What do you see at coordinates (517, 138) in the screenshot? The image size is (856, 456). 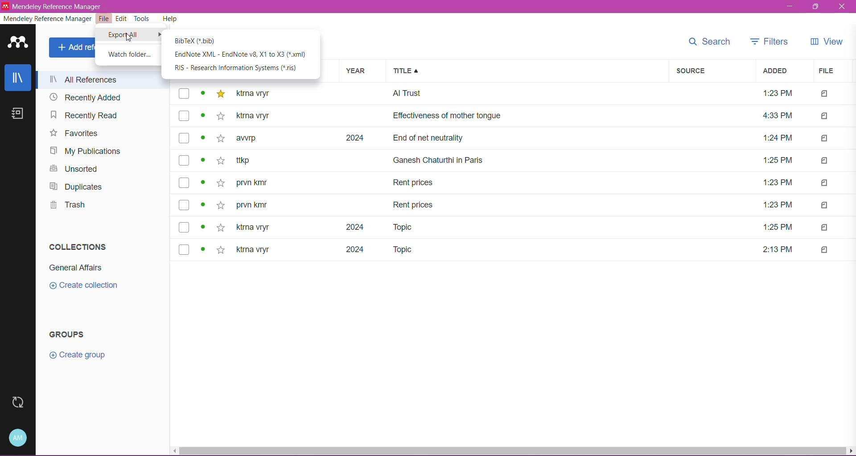 I see `awrp 2024 End of net neutrality 1:24 PM` at bounding box center [517, 138].